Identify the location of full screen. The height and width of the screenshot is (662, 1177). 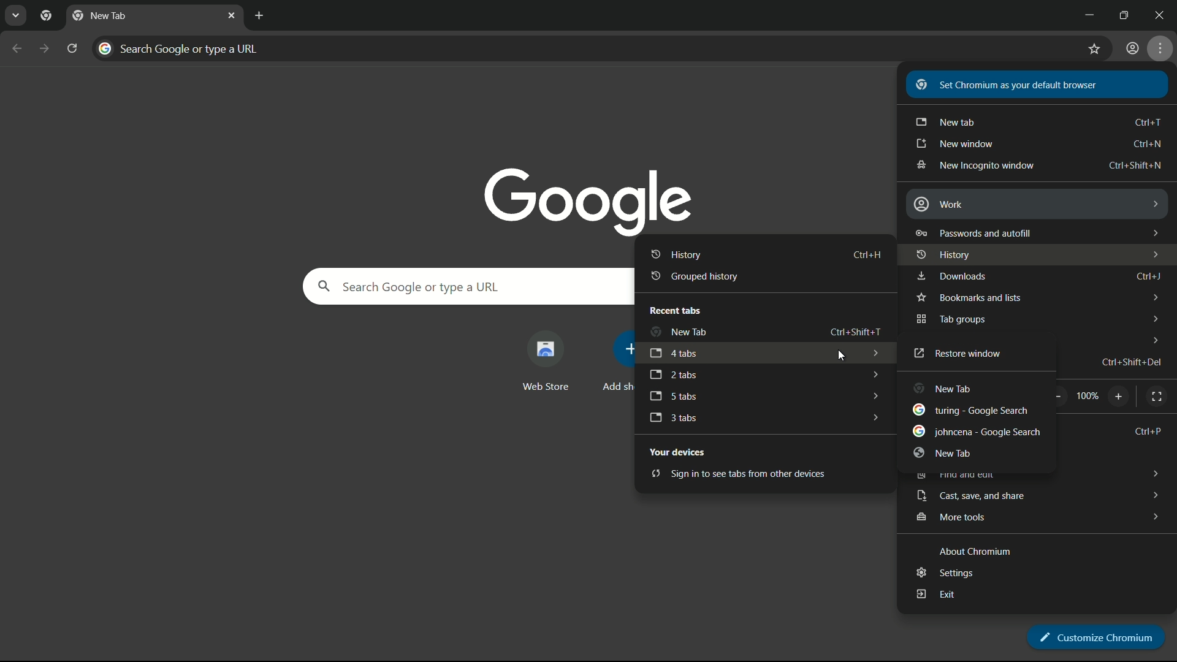
(1156, 396).